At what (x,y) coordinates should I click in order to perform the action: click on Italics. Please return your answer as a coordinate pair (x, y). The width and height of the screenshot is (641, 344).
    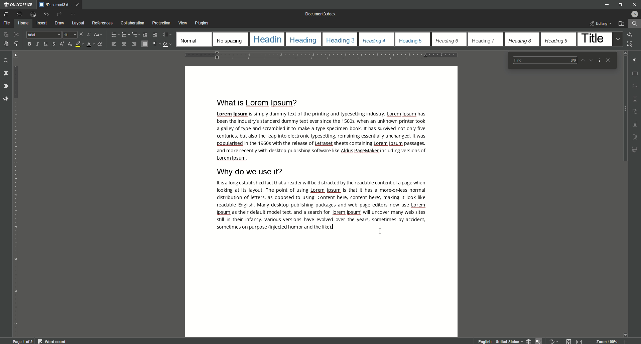
    Looking at the image, I should click on (38, 45).